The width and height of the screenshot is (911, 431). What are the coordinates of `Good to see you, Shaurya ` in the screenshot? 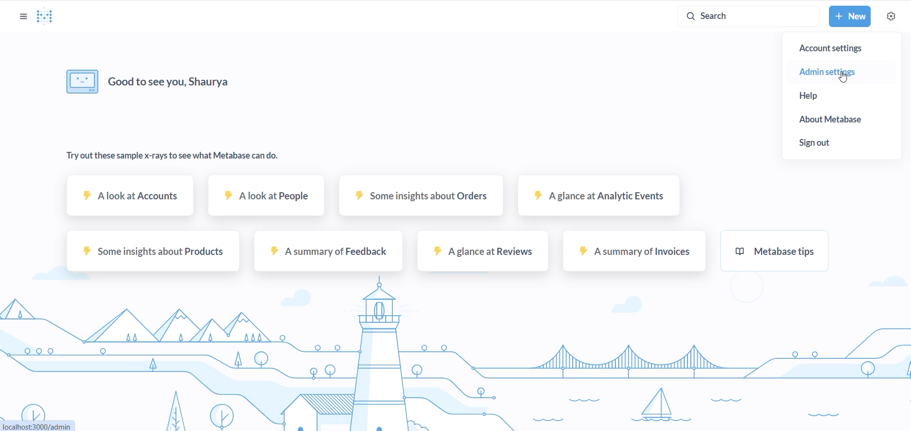 It's located at (172, 81).